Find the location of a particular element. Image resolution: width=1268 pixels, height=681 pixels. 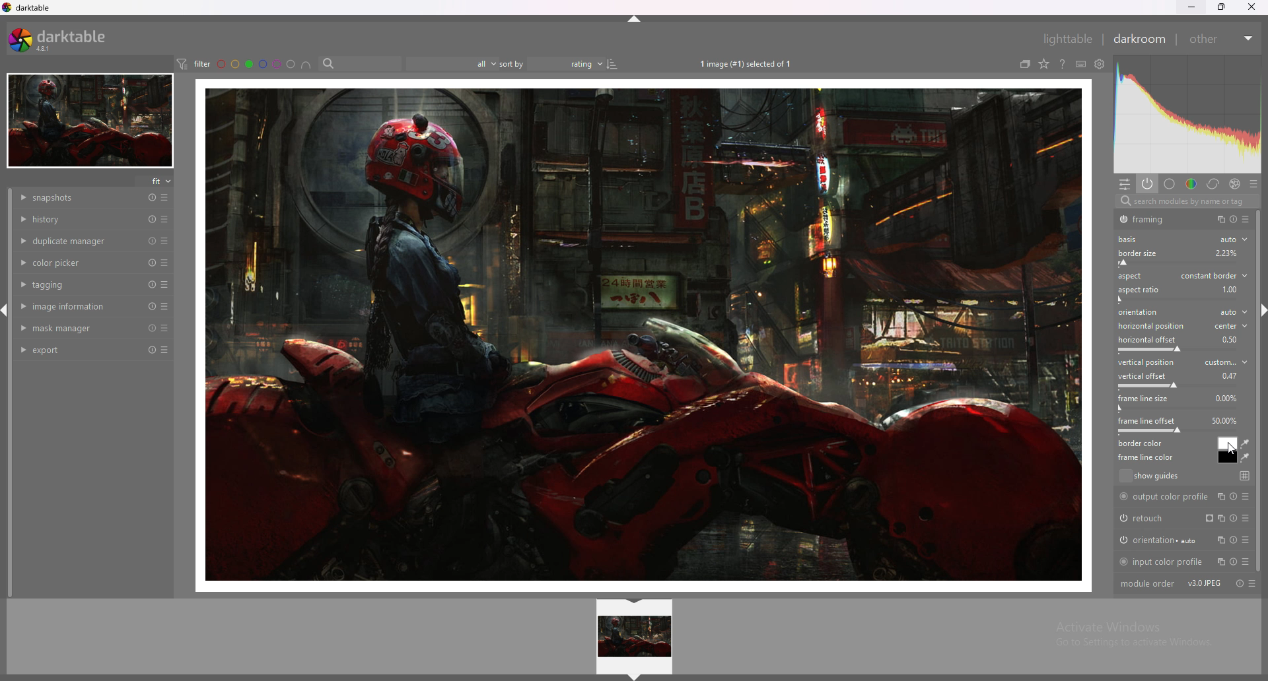

reset is located at coordinates (153, 263).